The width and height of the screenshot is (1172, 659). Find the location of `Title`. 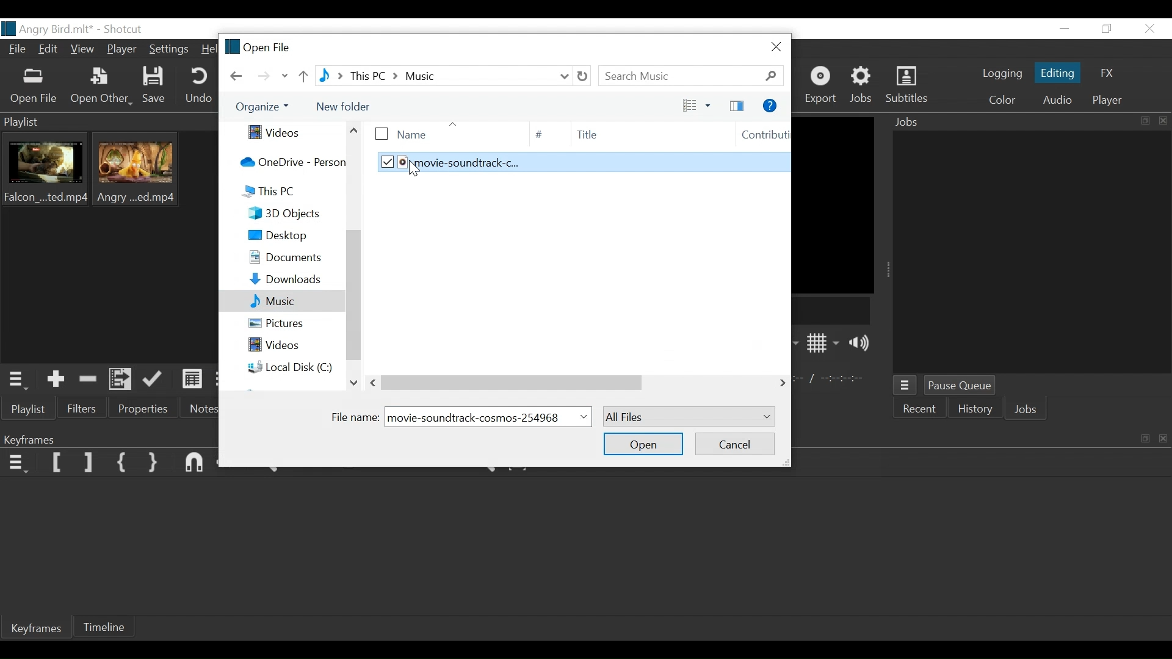

Title is located at coordinates (634, 134).